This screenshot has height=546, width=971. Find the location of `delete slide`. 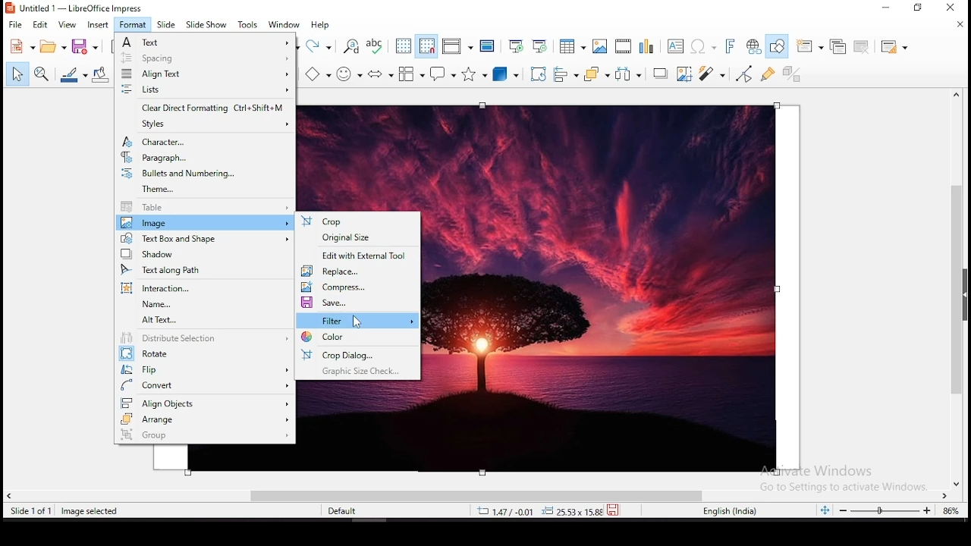

delete slide is located at coordinates (862, 46).